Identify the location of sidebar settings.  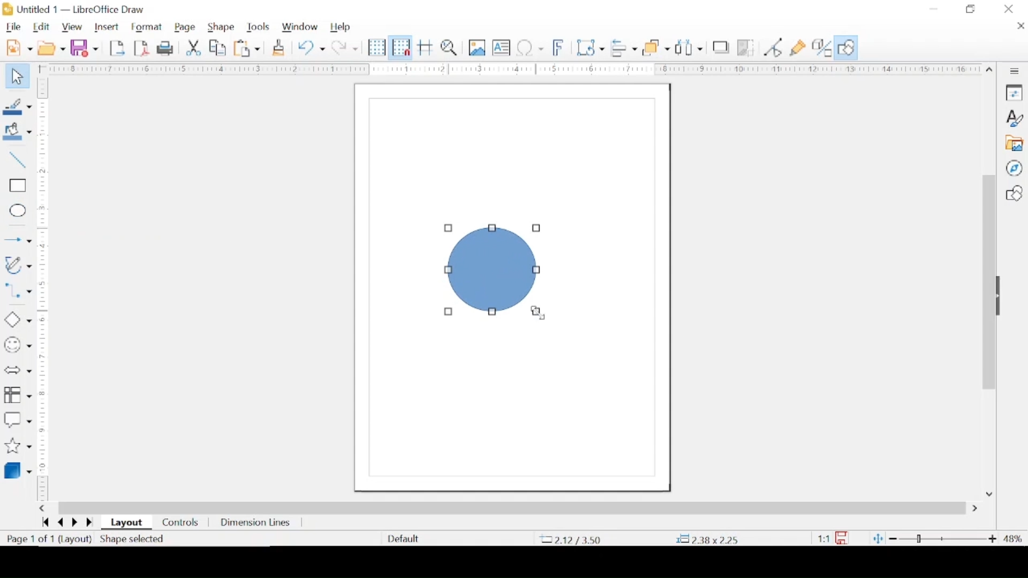
(1016, 71).